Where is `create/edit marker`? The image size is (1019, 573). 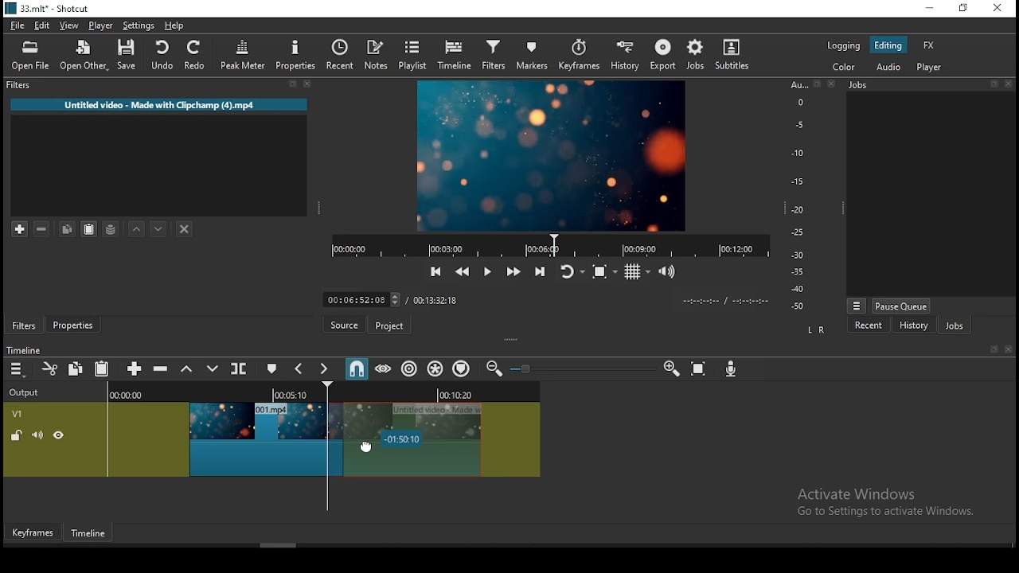 create/edit marker is located at coordinates (273, 370).